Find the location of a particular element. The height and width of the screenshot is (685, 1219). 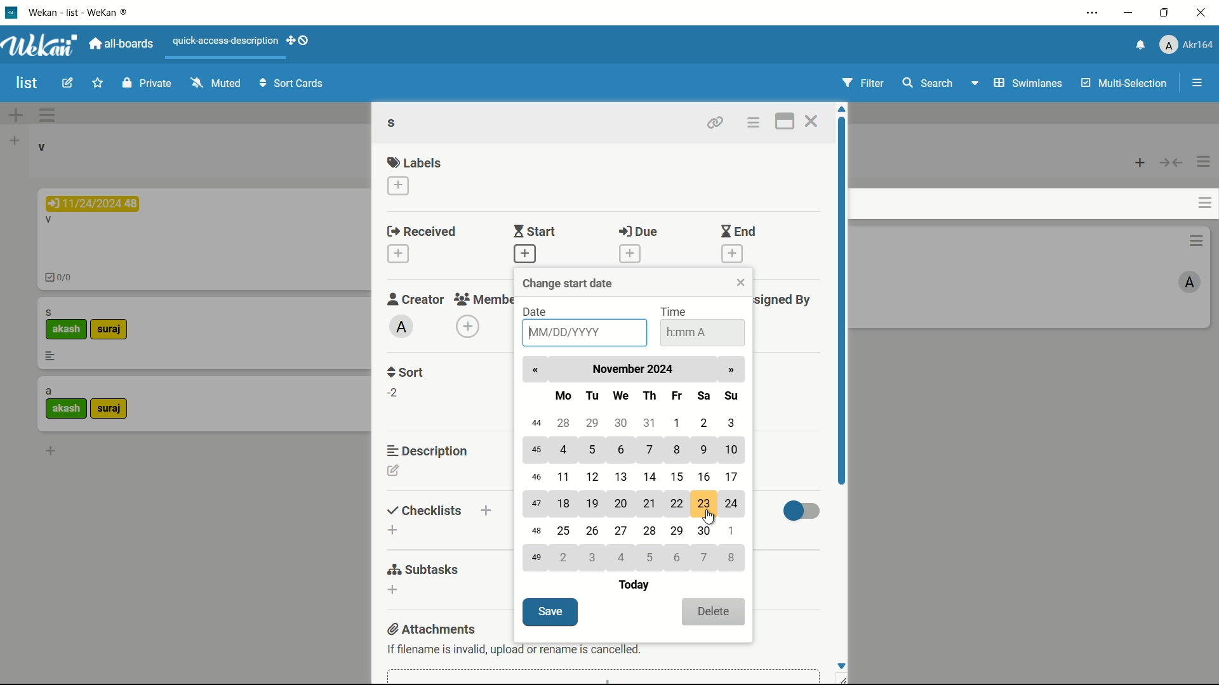

add card bottom is located at coordinates (50, 450).